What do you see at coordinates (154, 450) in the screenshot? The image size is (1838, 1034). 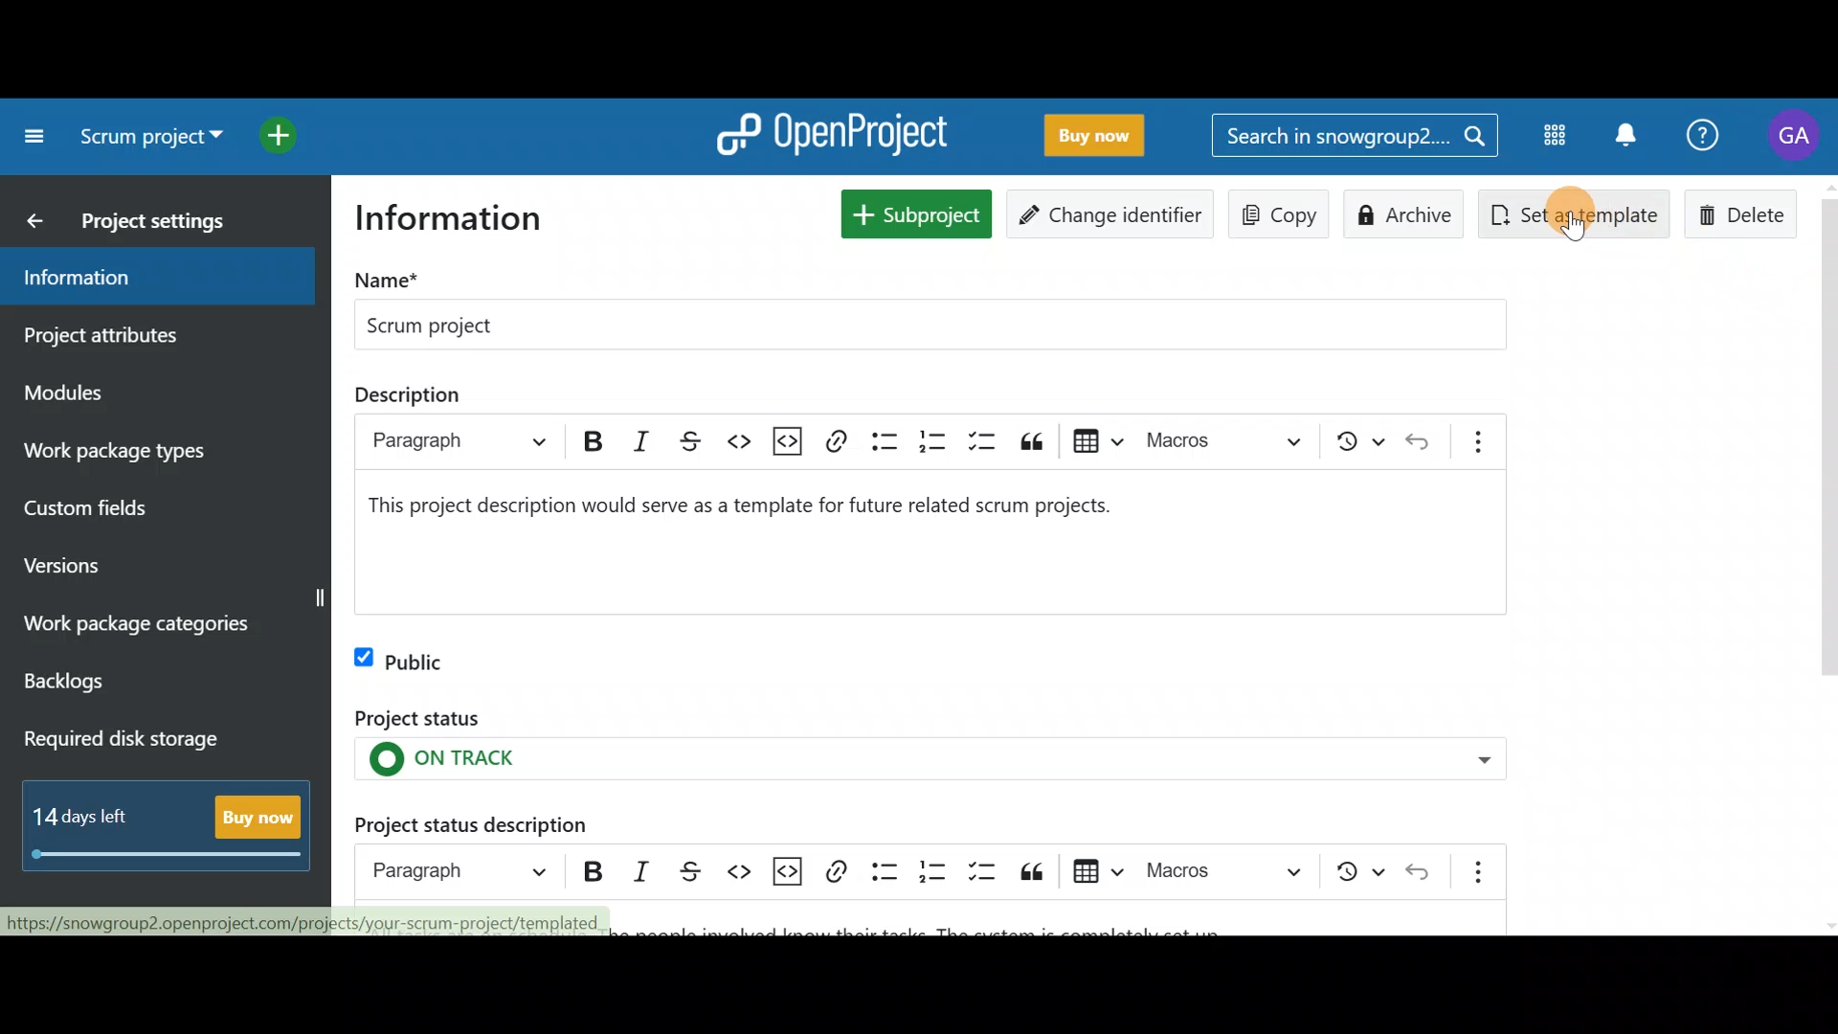 I see `Work package types` at bounding box center [154, 450].